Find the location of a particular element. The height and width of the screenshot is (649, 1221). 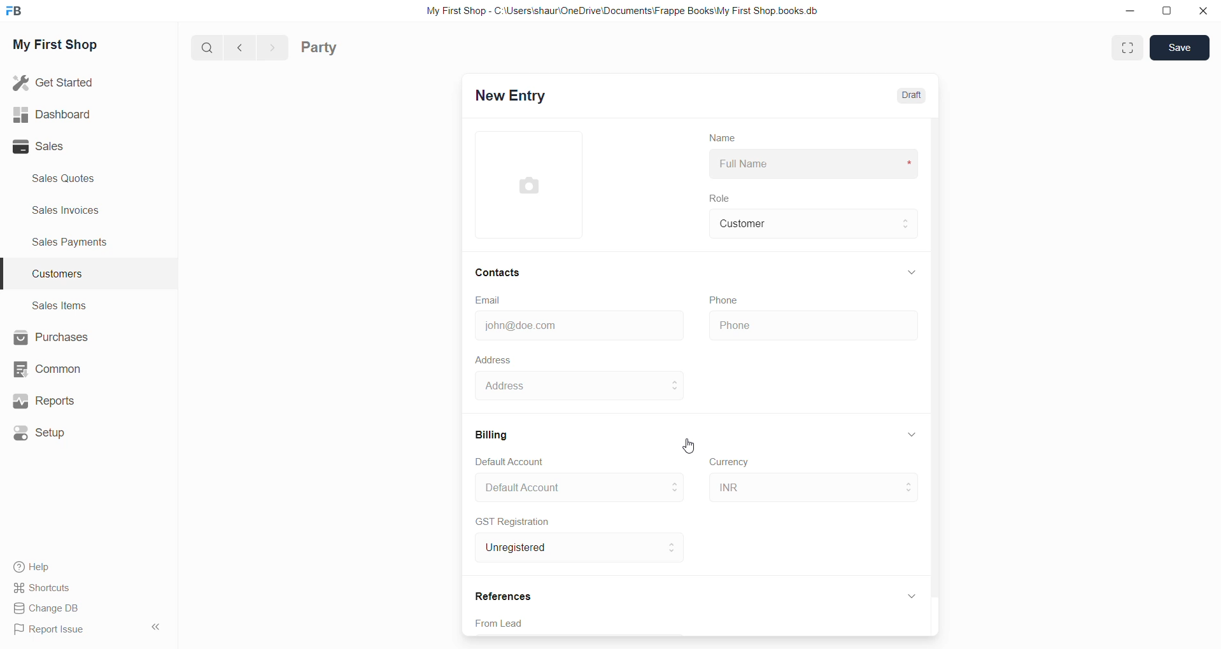

sales invoices  is located at coordinates (65, 211).